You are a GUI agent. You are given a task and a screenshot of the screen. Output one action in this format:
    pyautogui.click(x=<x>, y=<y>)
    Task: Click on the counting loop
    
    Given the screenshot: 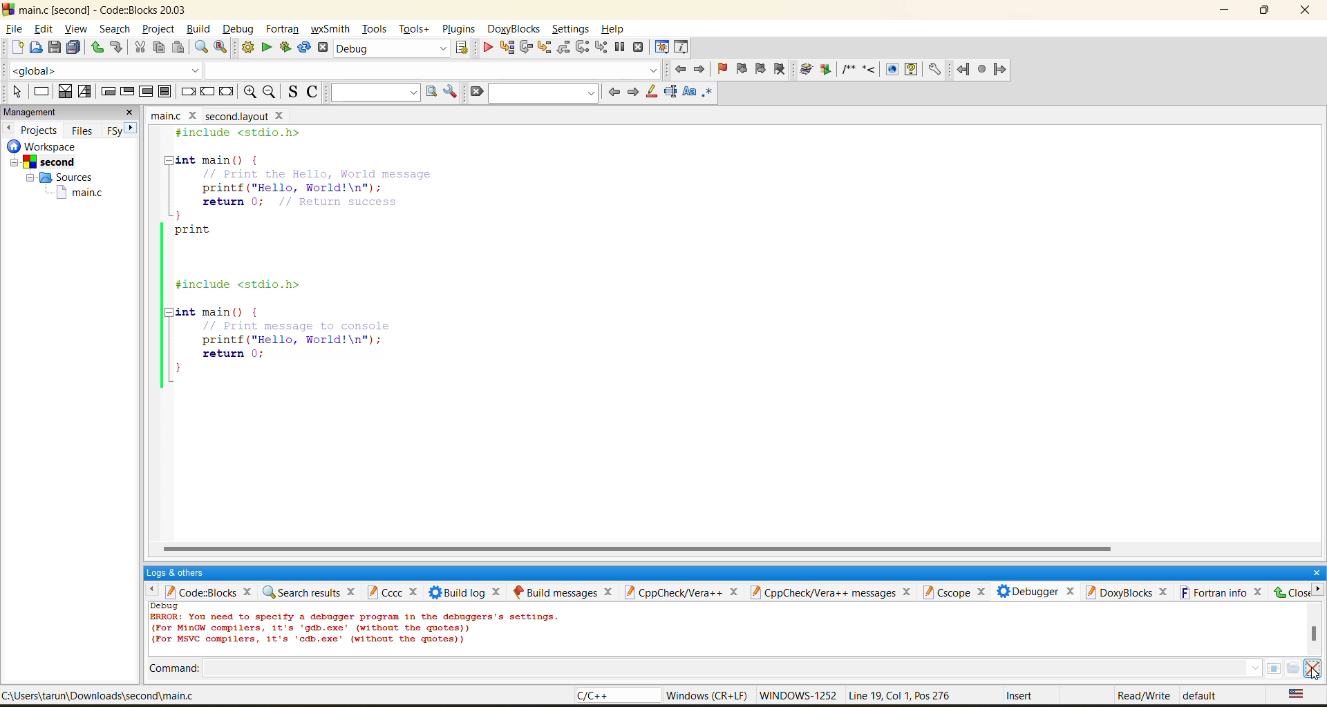 What is the action you would take?
    pyautogui.click(x=146, y=91)
    